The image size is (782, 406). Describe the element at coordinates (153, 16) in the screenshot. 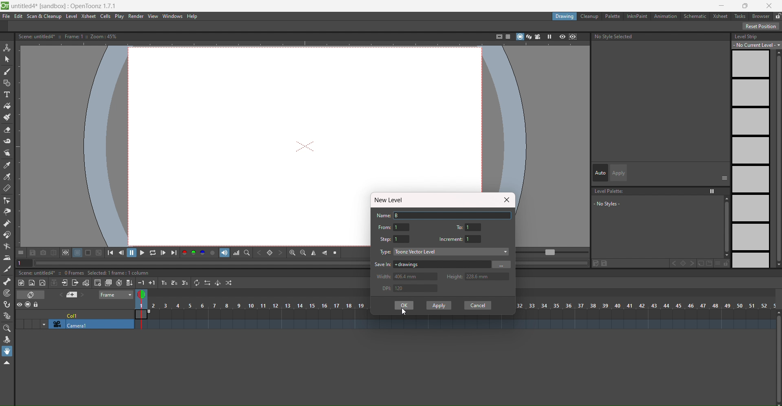

I see `view` at that location.